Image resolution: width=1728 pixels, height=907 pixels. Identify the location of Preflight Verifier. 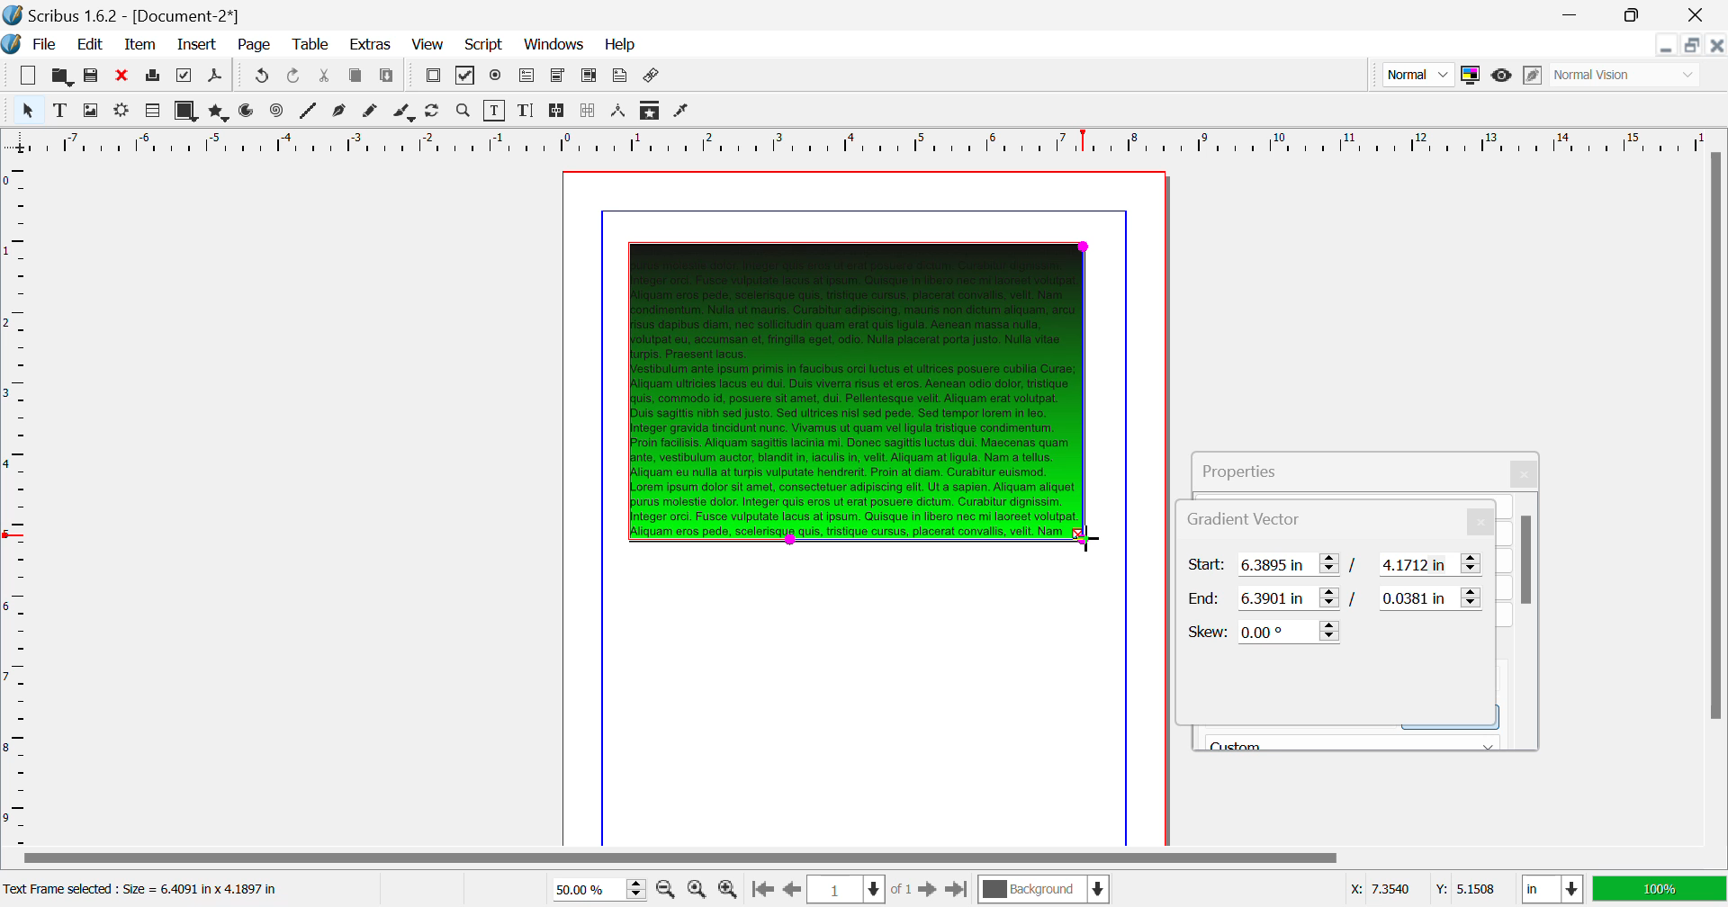
(185, 76).